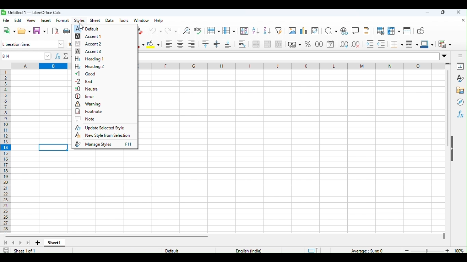 The image size is (467, 262). I want to click on Format as decimal, so click(320, 44).